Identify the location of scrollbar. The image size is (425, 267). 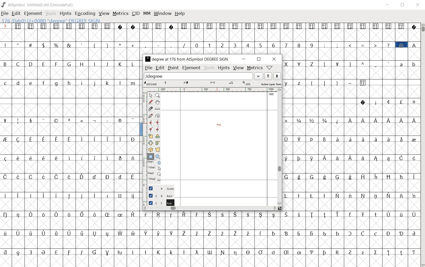
(422, 144).